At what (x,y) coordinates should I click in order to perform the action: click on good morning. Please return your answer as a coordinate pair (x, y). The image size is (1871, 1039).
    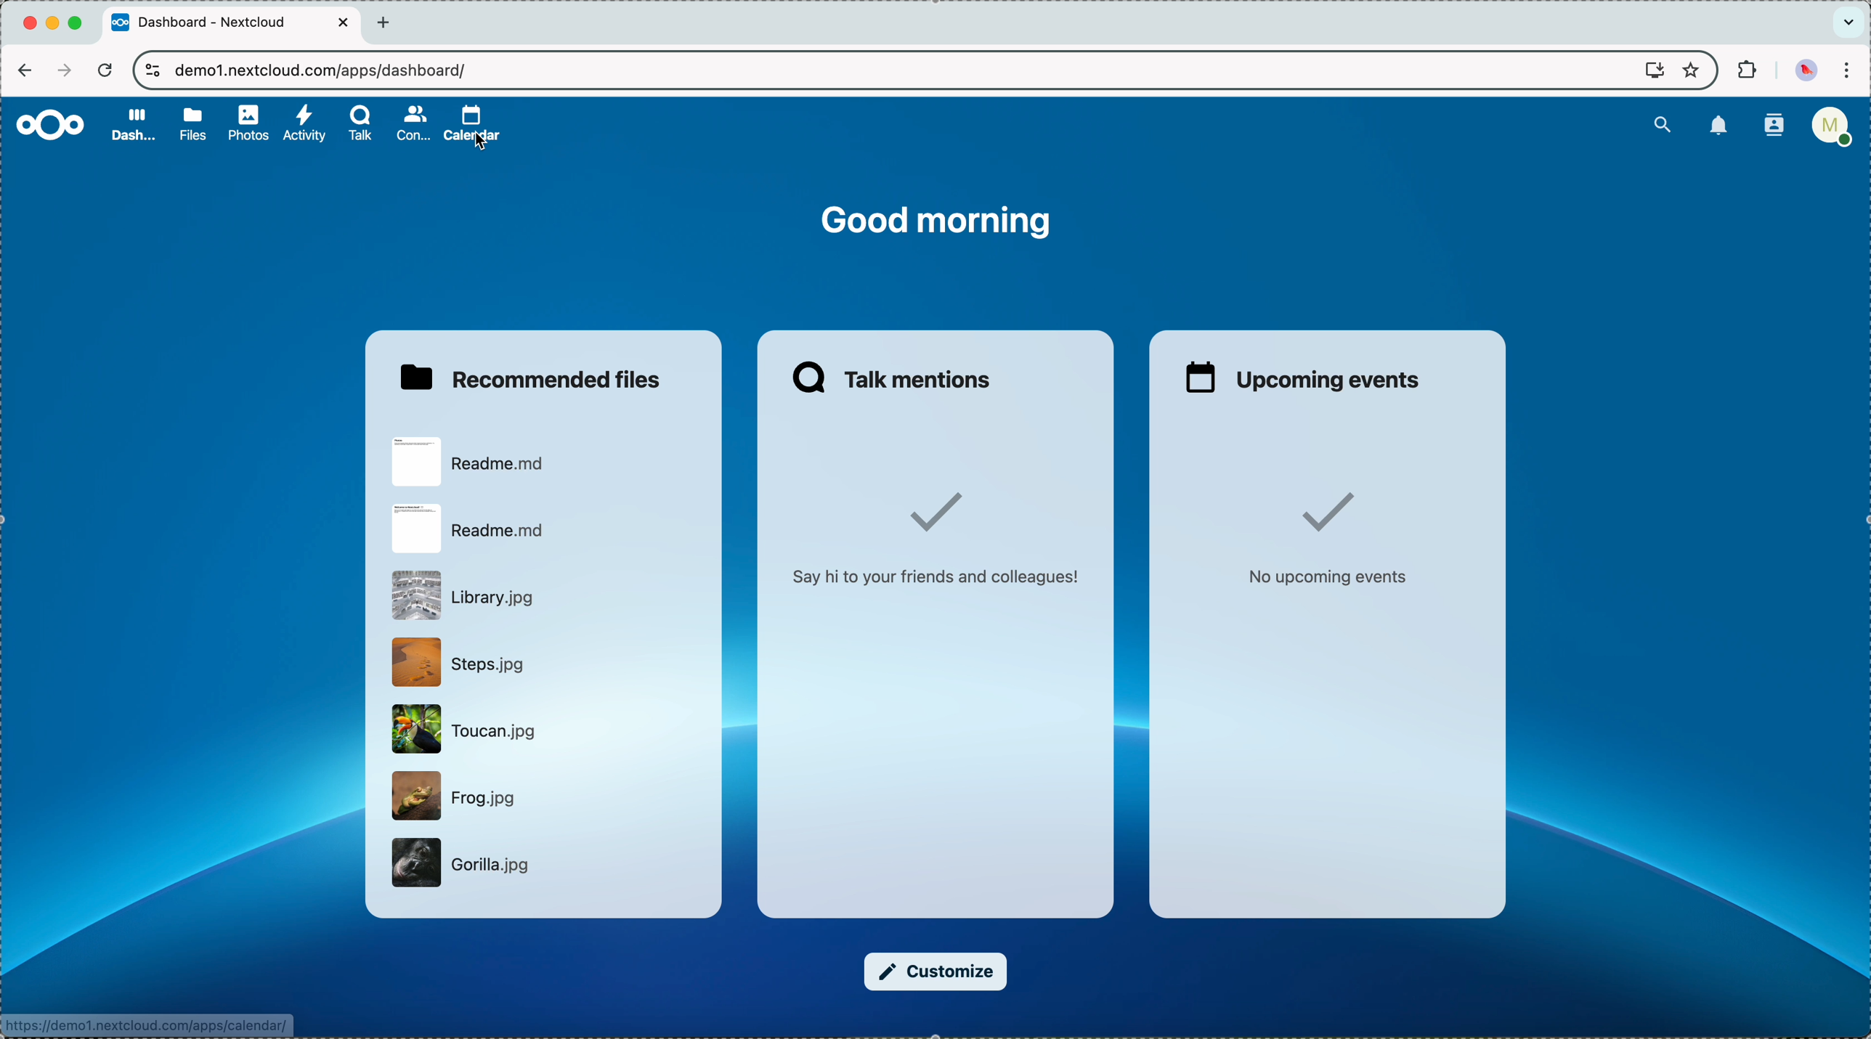
    Looking at the image, I should click on (936, 221).